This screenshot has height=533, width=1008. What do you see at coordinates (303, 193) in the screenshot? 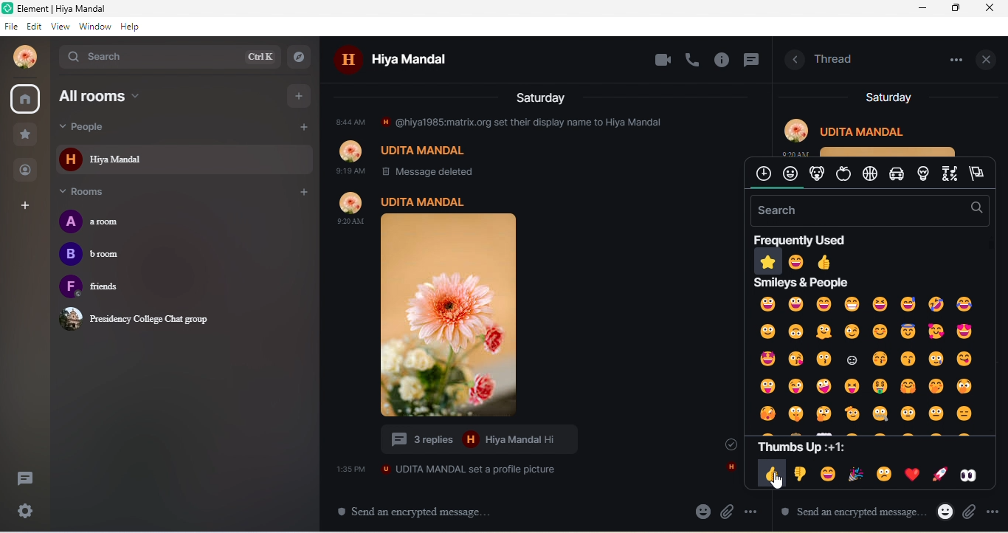
I see `add` at bounding box center [303, 193].